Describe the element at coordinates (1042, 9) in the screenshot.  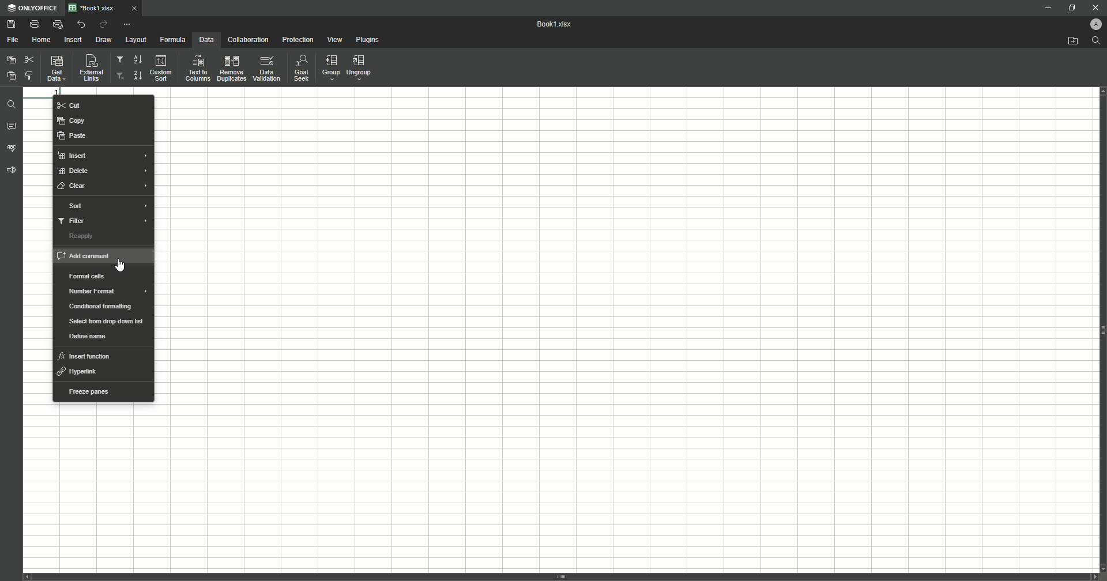
I see `Minimize` at that location.